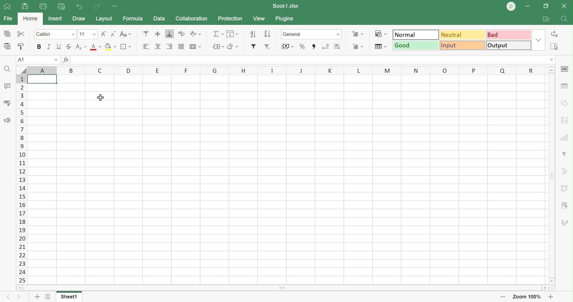  What do you see at coordinates (564, 6) in the screenshot?
I see `Close` at bounding box center [564, 6].